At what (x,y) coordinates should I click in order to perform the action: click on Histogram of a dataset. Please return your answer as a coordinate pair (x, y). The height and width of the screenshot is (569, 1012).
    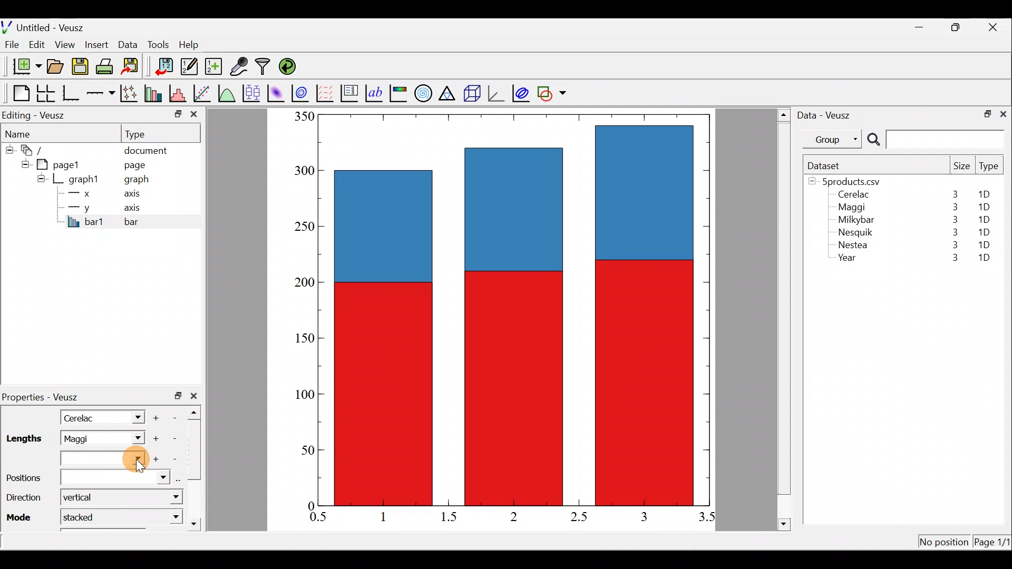
    Looking at the image, I should click on (181, 94).